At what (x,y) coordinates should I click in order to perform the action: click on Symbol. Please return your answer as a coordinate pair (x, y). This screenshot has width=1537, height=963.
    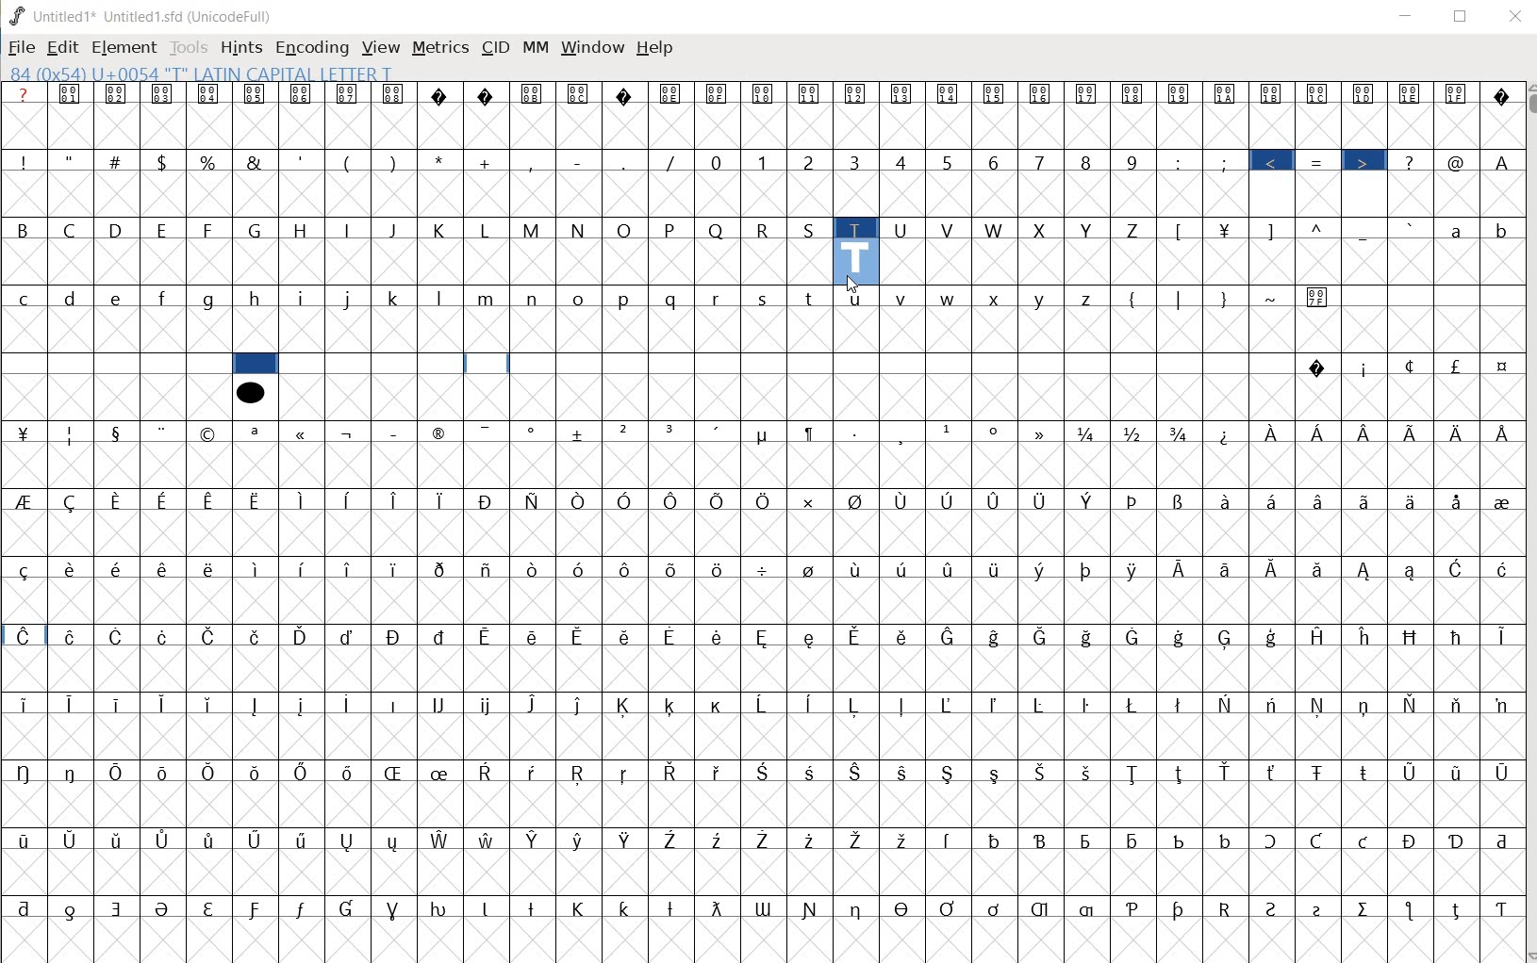
    Looking at the image, I should click on (120, 500).